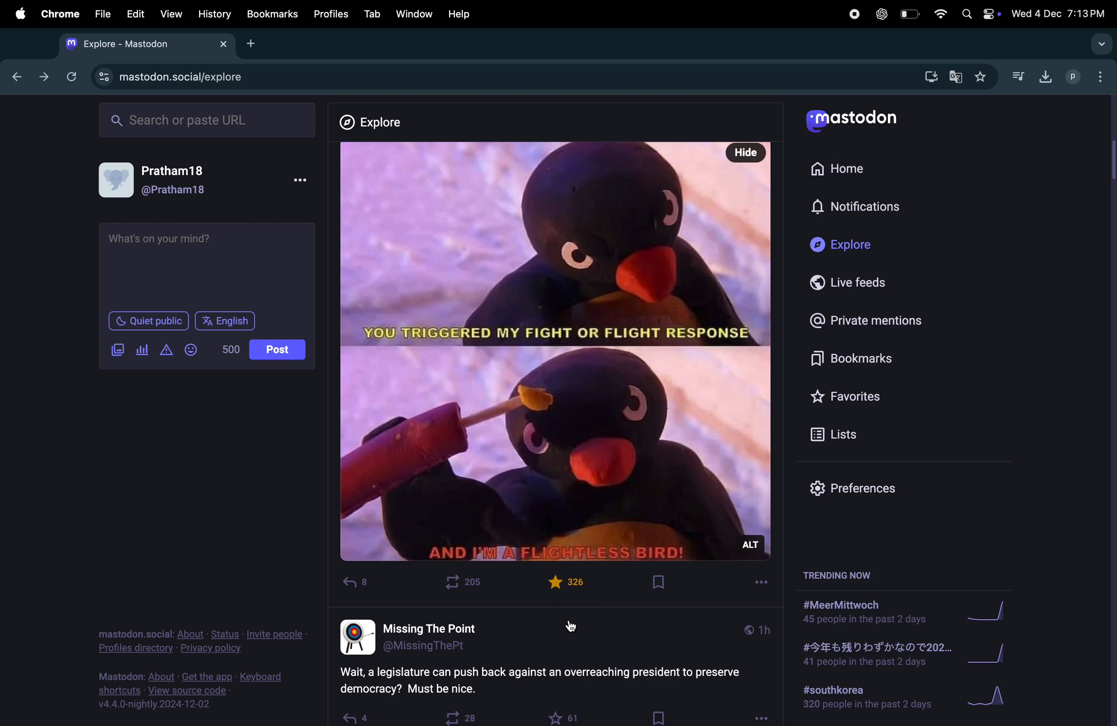  I want to click on mastdon, so click(170, 77).